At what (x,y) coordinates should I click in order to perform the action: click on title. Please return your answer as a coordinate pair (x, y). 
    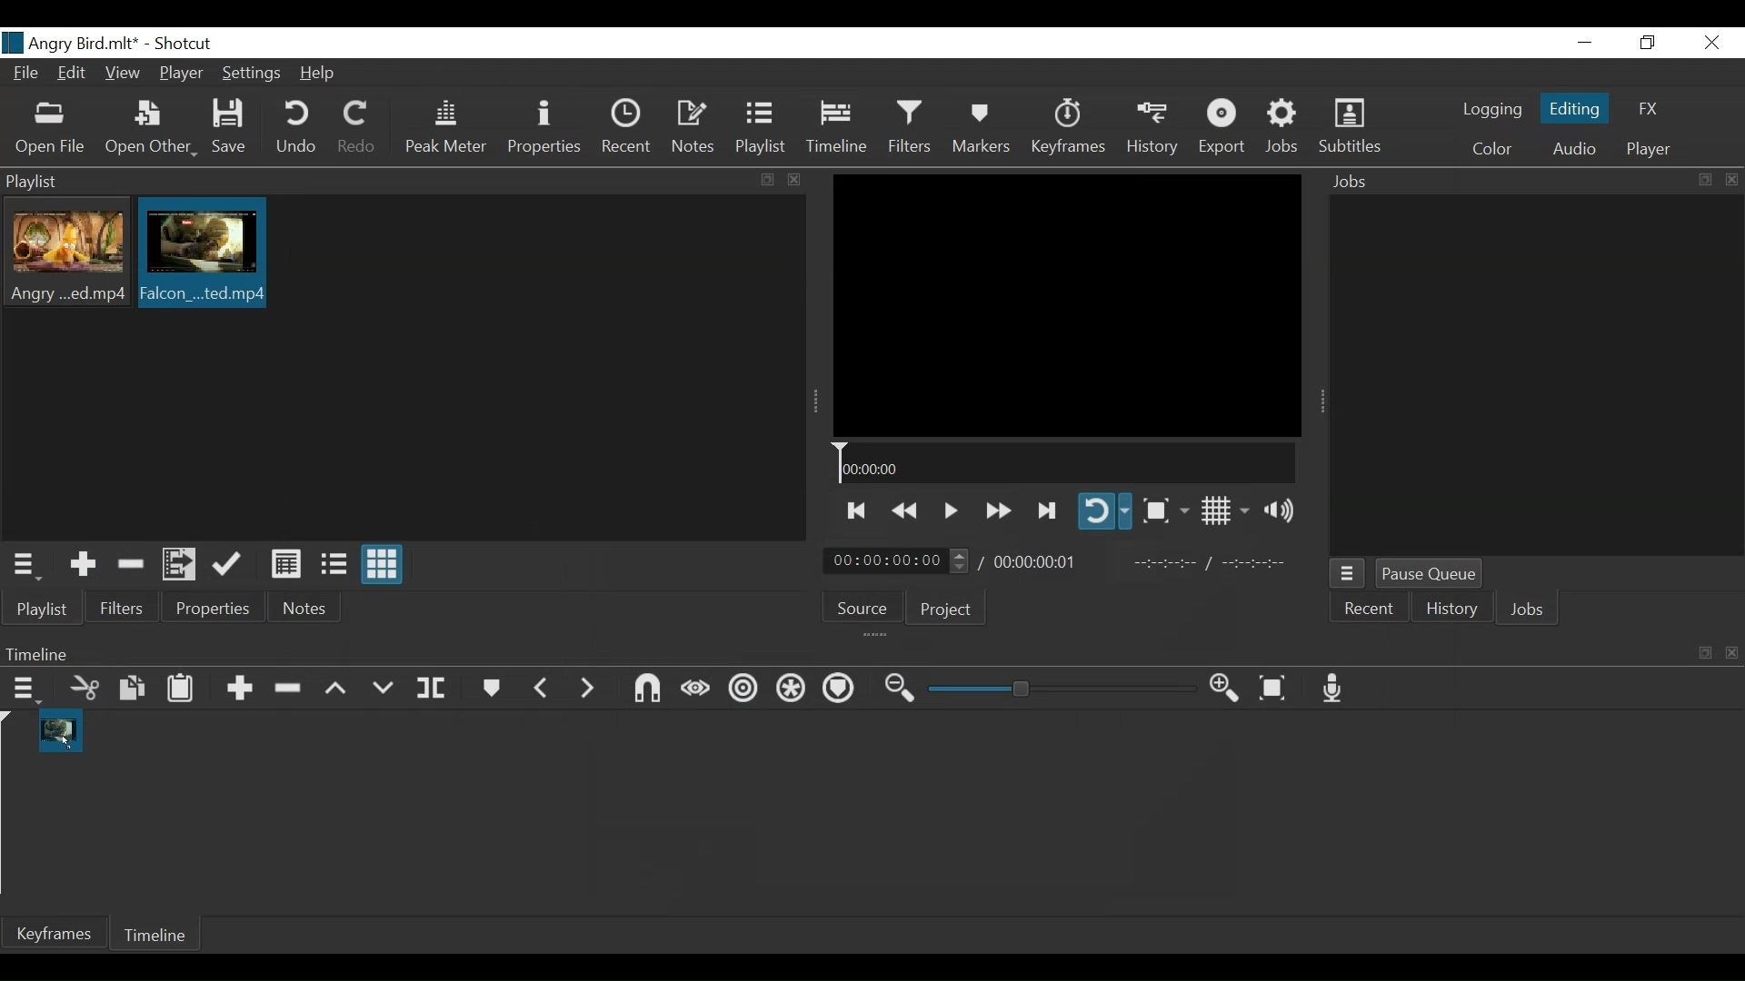
    Looking at the image, I should click on (125, 44).